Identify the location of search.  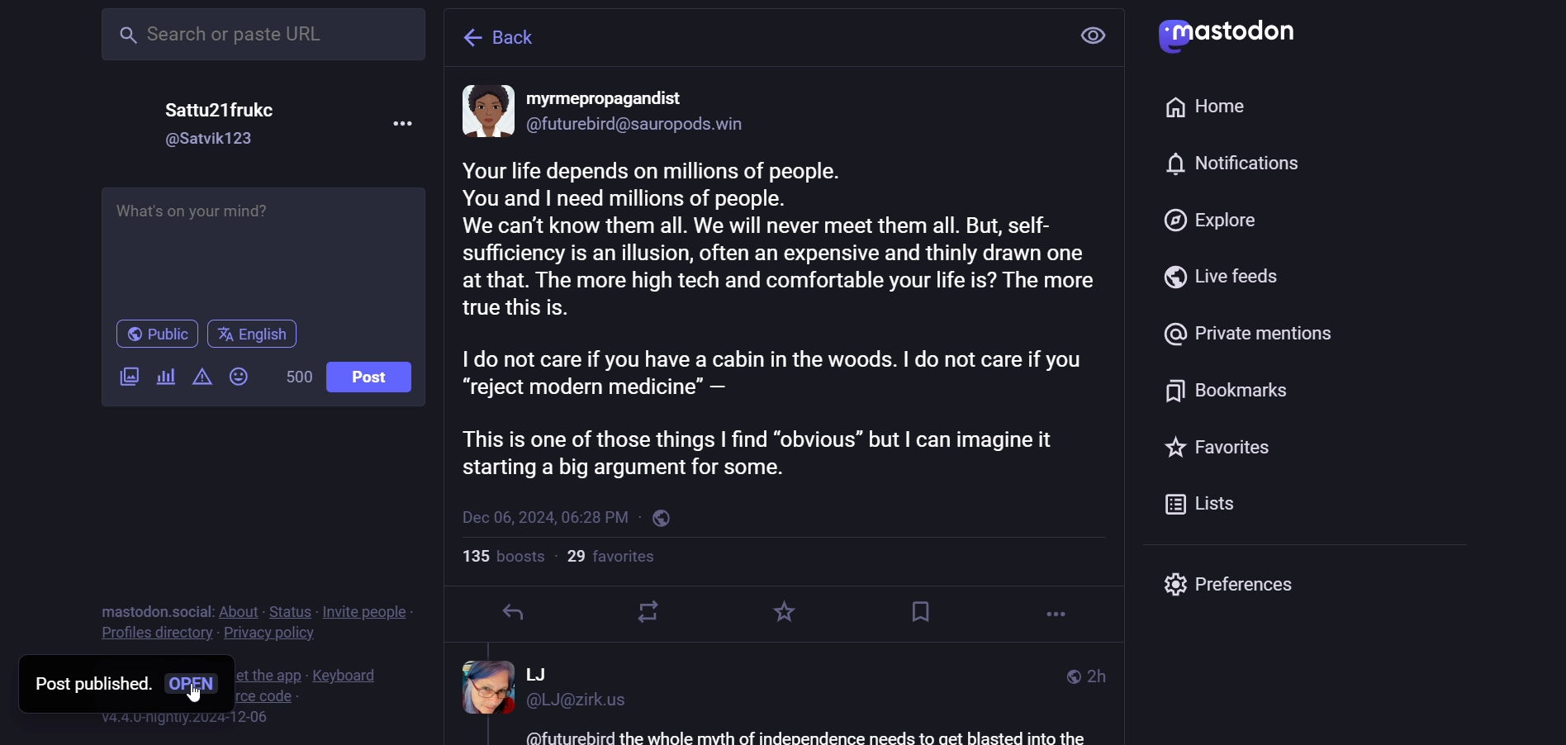
(265, 37).